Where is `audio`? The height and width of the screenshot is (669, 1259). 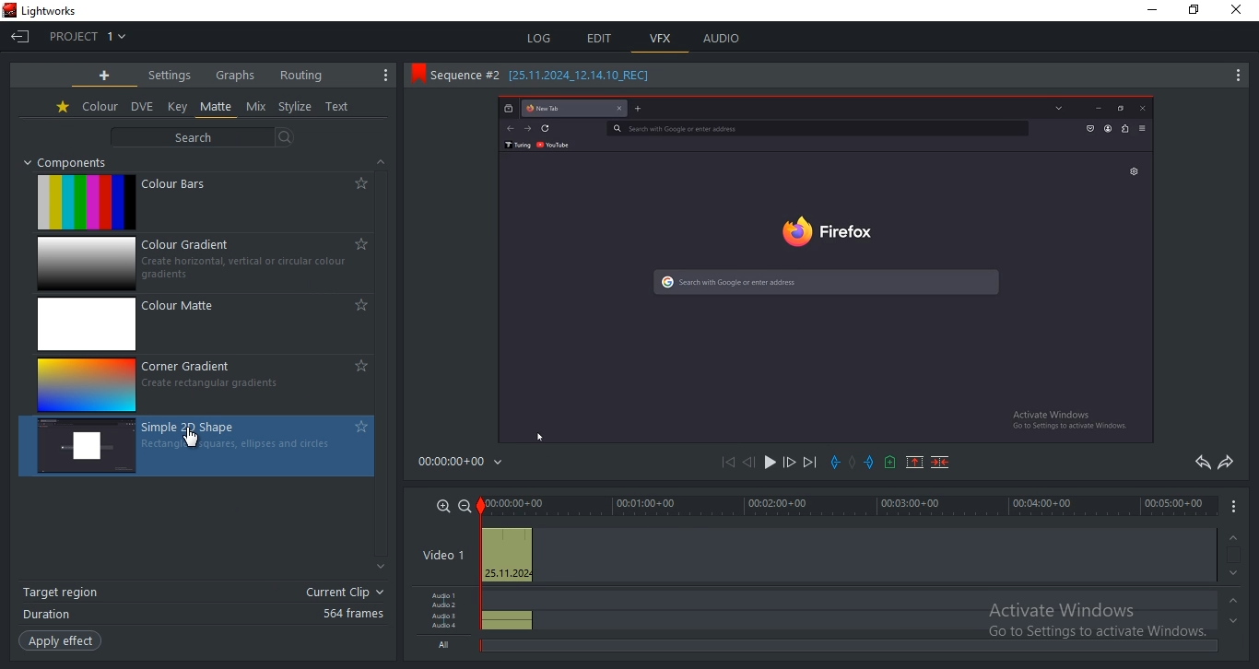 audio is located at coordinates (724, 38).